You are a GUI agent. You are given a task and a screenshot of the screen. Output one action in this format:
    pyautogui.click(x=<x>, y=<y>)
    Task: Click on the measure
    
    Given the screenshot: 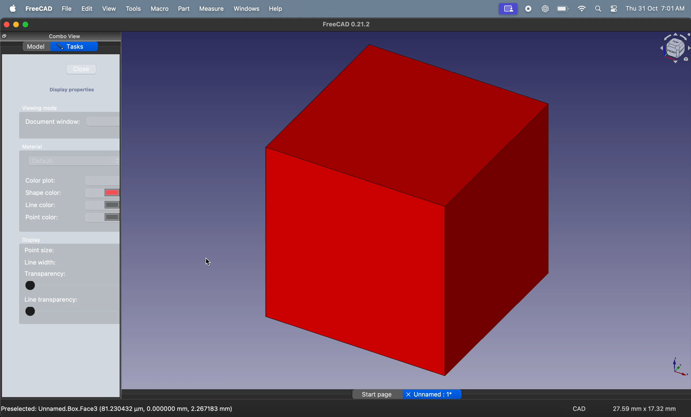 What is the action you would take?
    pyautogui.click(x=211, y=10)
    